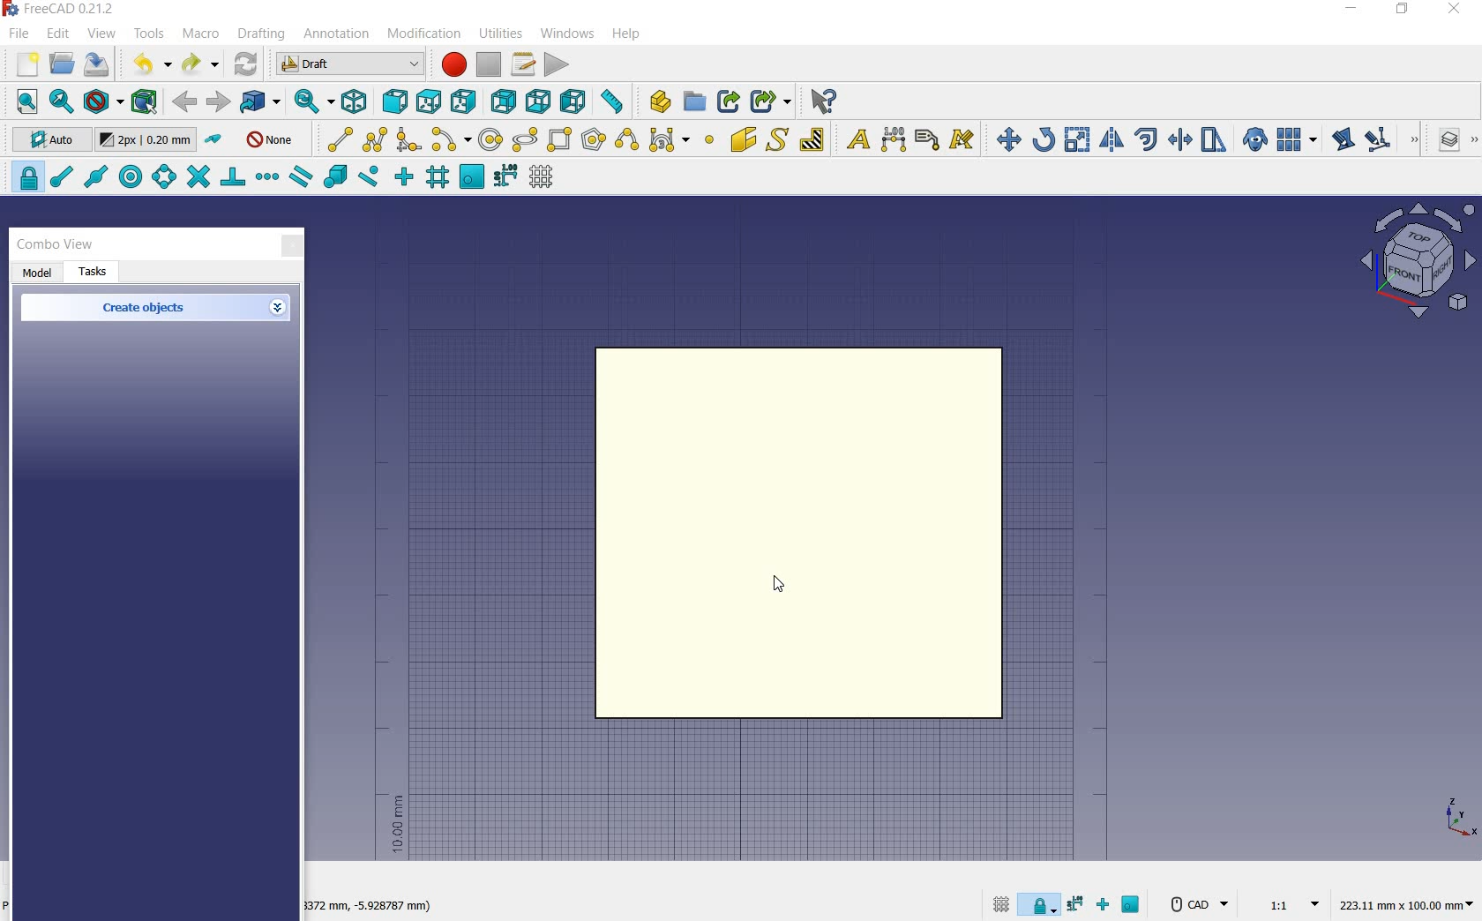 The image size is (1482, 921). Describe the element at coordinates (20, 66) in the screenshot. I see `new` at that location.